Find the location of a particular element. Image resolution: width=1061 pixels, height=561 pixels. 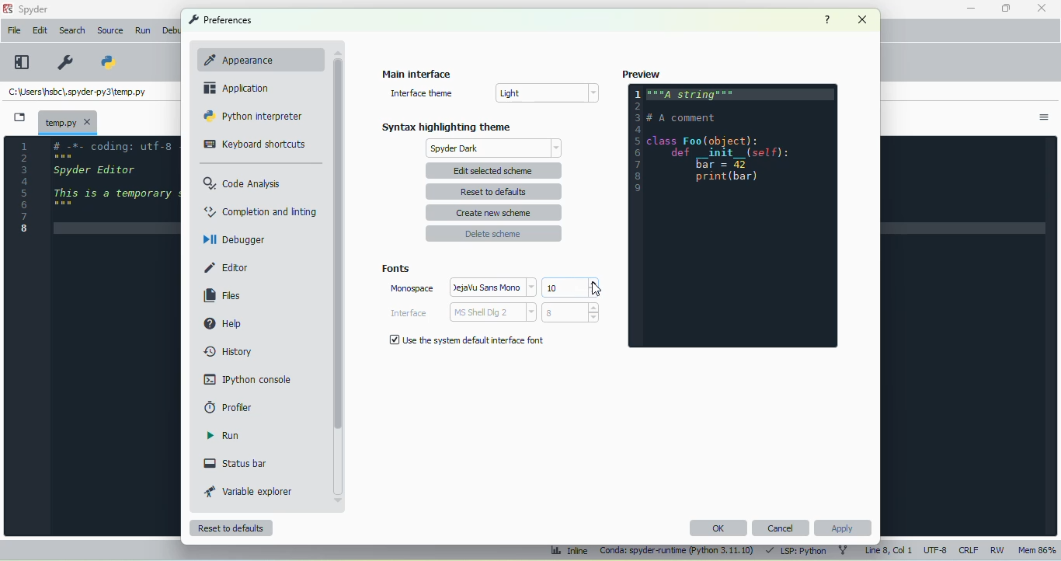

close is located at coordinates (1041, 7).